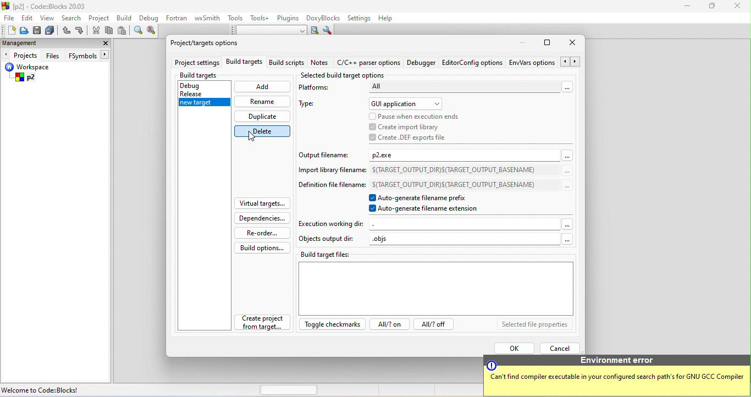 The image size is (751, 397). Describe the element at coordinates (434, 185) in the screenshot. I see `Definition file filename: S(TARGET_OUTPUT_DIR)S(TARGET_OUTPUT_BASENAME)` at that location.